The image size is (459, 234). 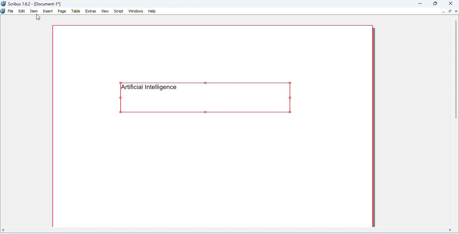 I want to click on Item, so click(x=34, y=12).